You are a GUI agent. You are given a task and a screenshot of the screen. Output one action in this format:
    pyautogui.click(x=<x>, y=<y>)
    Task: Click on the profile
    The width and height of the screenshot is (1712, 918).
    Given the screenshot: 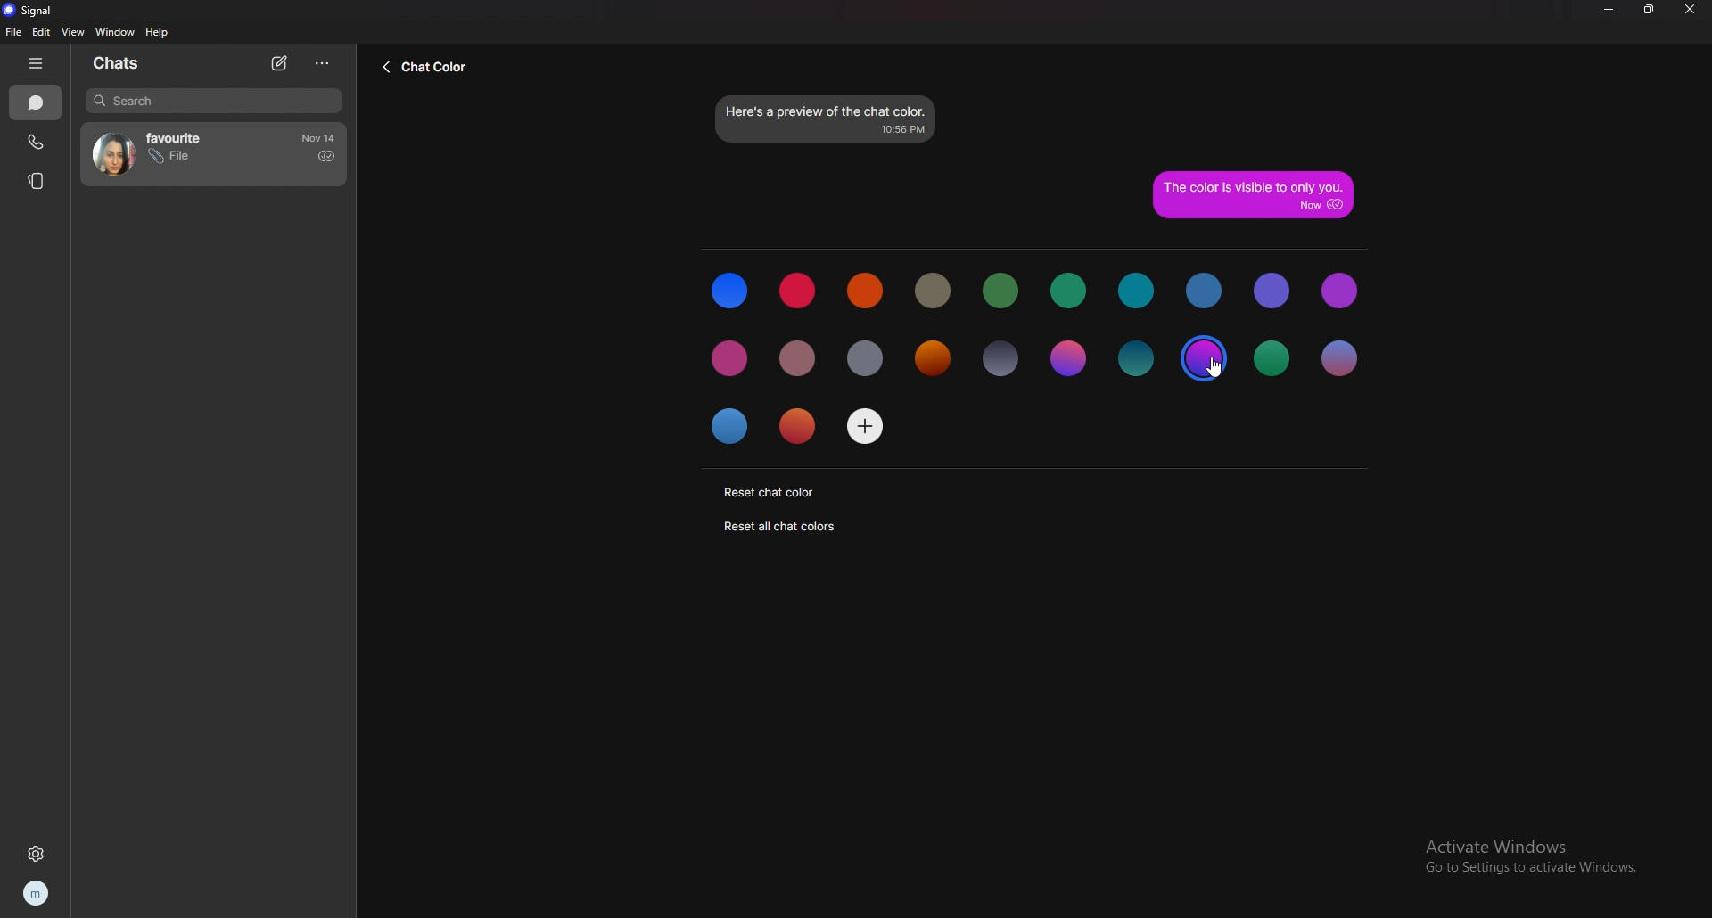 What is the action you would take?
    pyautogui.click(x=37, y=891)
    